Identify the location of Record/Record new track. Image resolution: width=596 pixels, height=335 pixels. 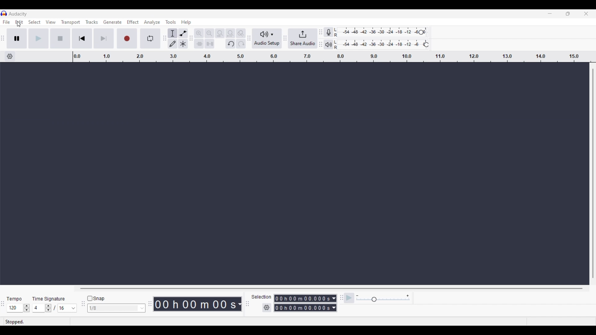
(127, 38).